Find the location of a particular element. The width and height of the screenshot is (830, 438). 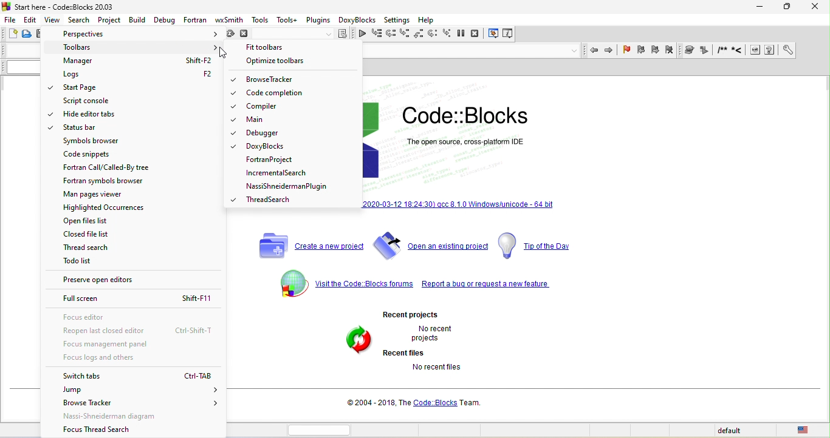

man pages viewer is located at coordinates (101, 197).